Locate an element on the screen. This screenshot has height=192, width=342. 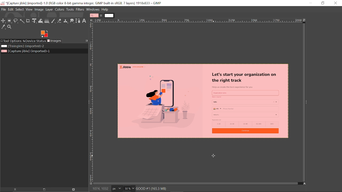
Image file titled "Triangles" is located at coordinates (29, 46).